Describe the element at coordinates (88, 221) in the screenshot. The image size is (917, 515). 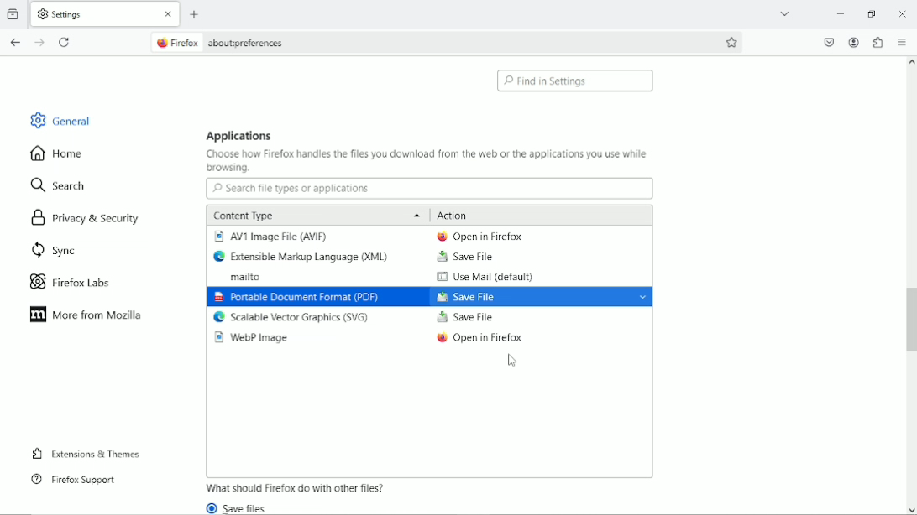
I see `Privacy & security` at that location.